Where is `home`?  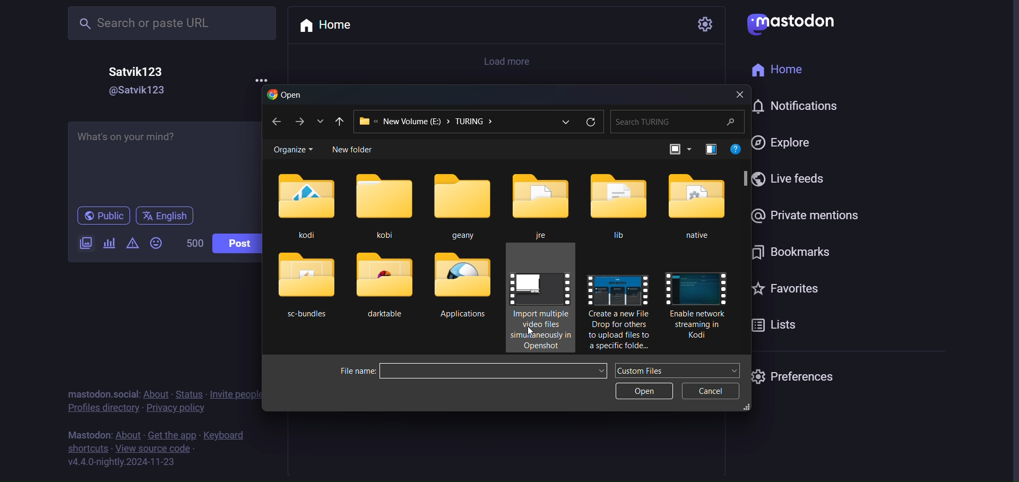
home is located at coordinates (783, 70).